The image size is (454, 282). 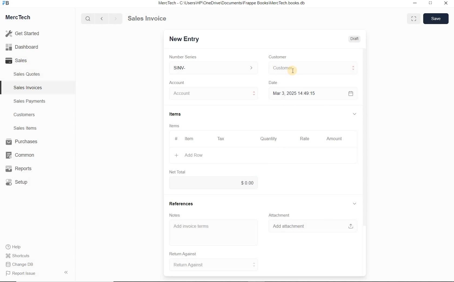 I want to click on New Entry, so click(x=184, y=39).